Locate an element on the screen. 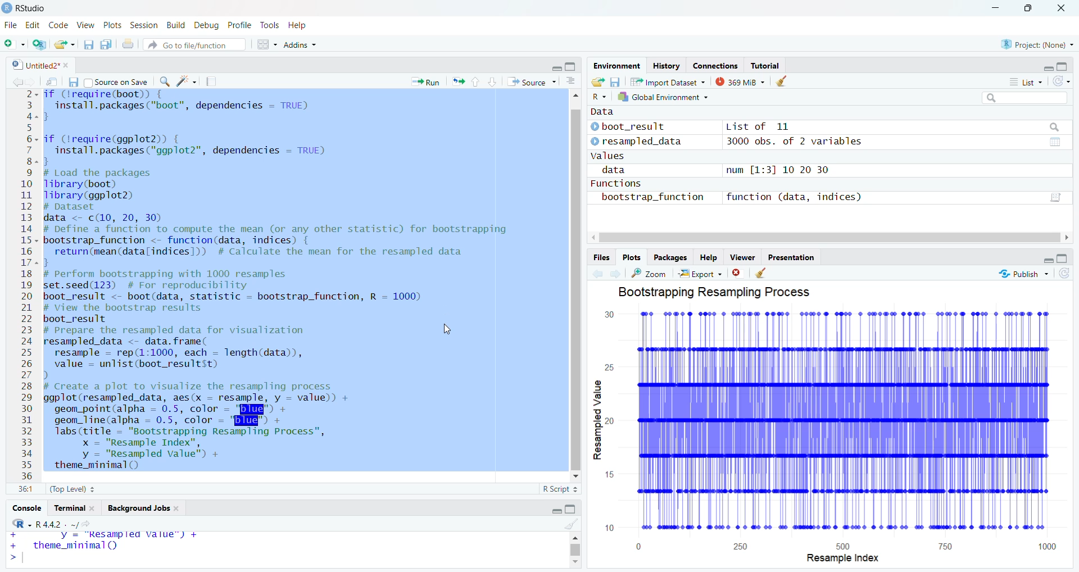  list of 11 is located at coordinates (779, 126).